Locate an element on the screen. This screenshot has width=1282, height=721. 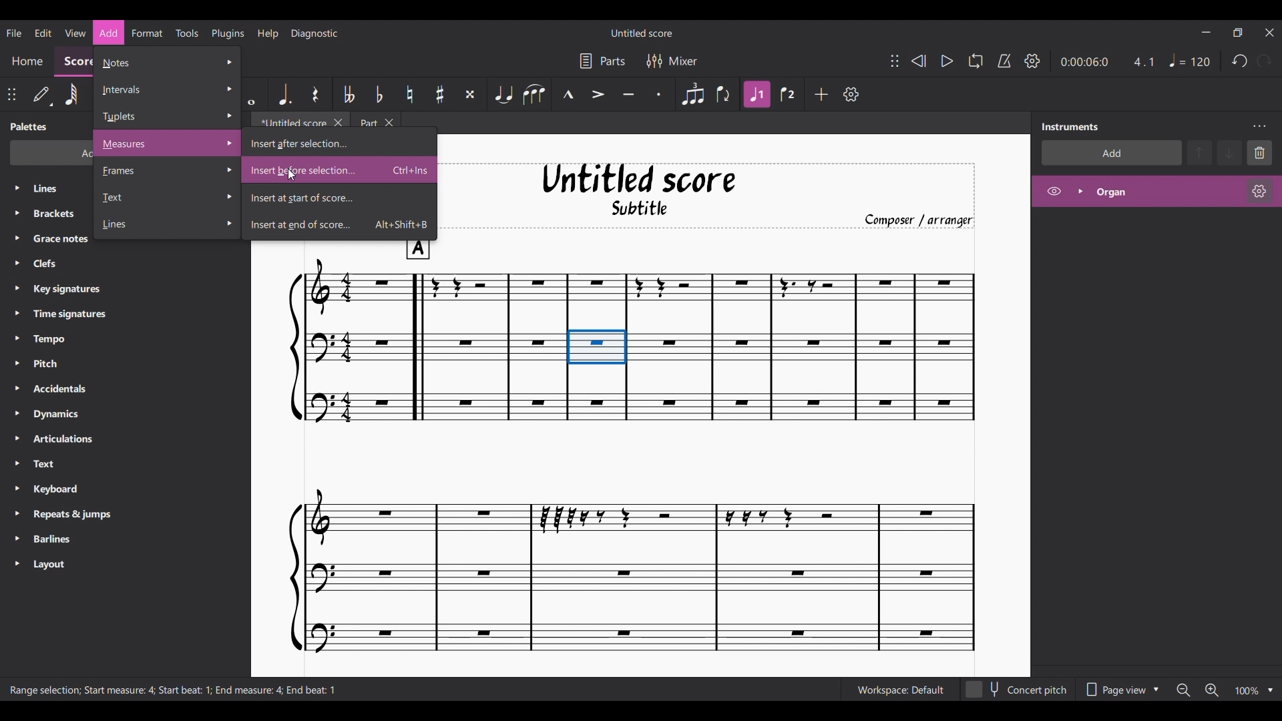
Toggle for concert pitch is located at coordinates (1017, 690).